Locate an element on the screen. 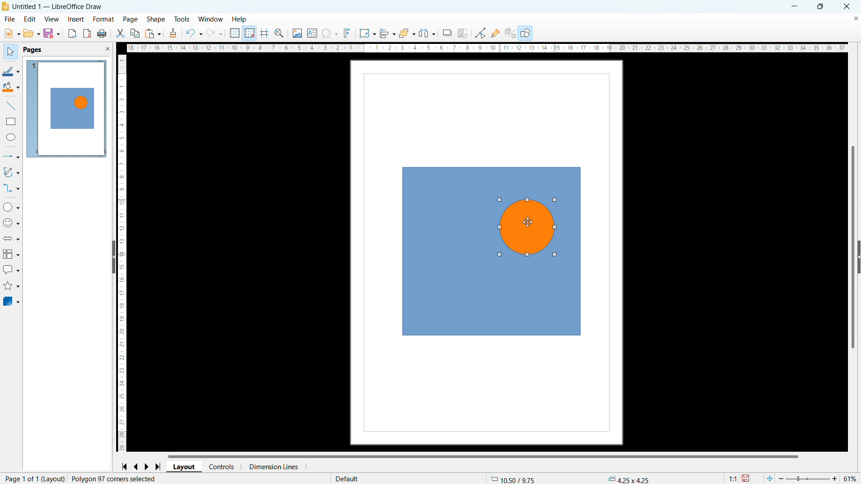 This screenshot has height=484, width=861. redo is located at coordinates (214, 32).